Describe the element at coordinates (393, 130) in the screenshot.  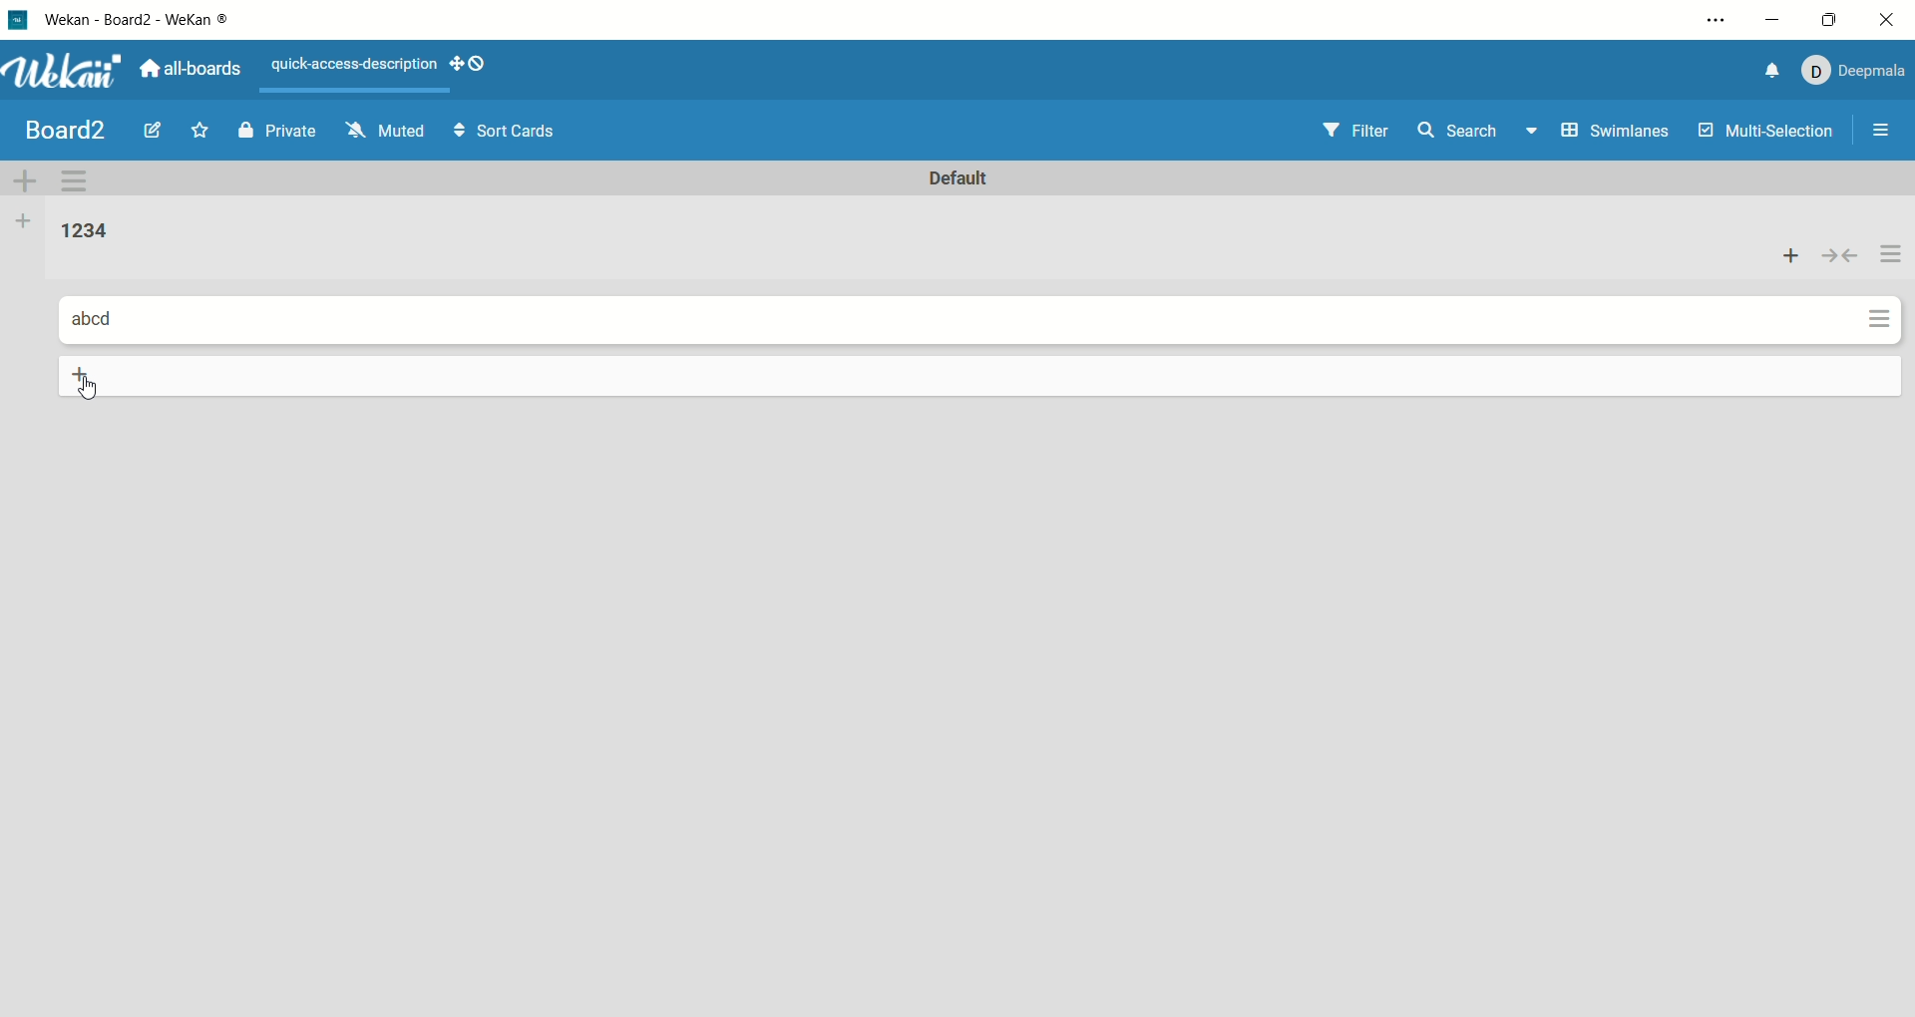
I see `muted` at that location.